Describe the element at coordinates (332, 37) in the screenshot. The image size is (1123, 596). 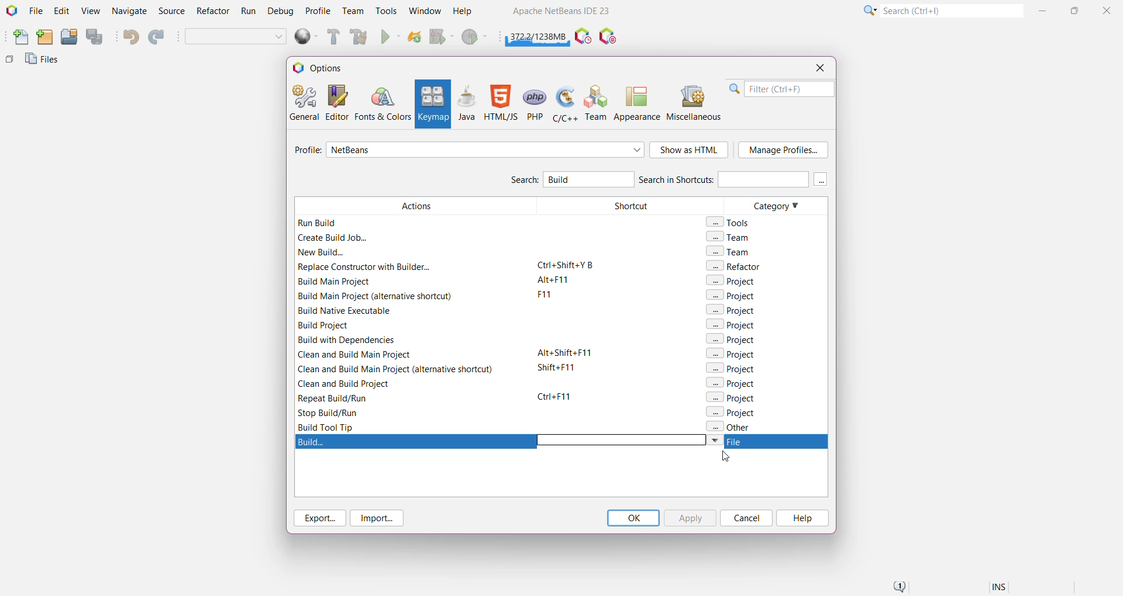
I see `Build Main Project` at that location.